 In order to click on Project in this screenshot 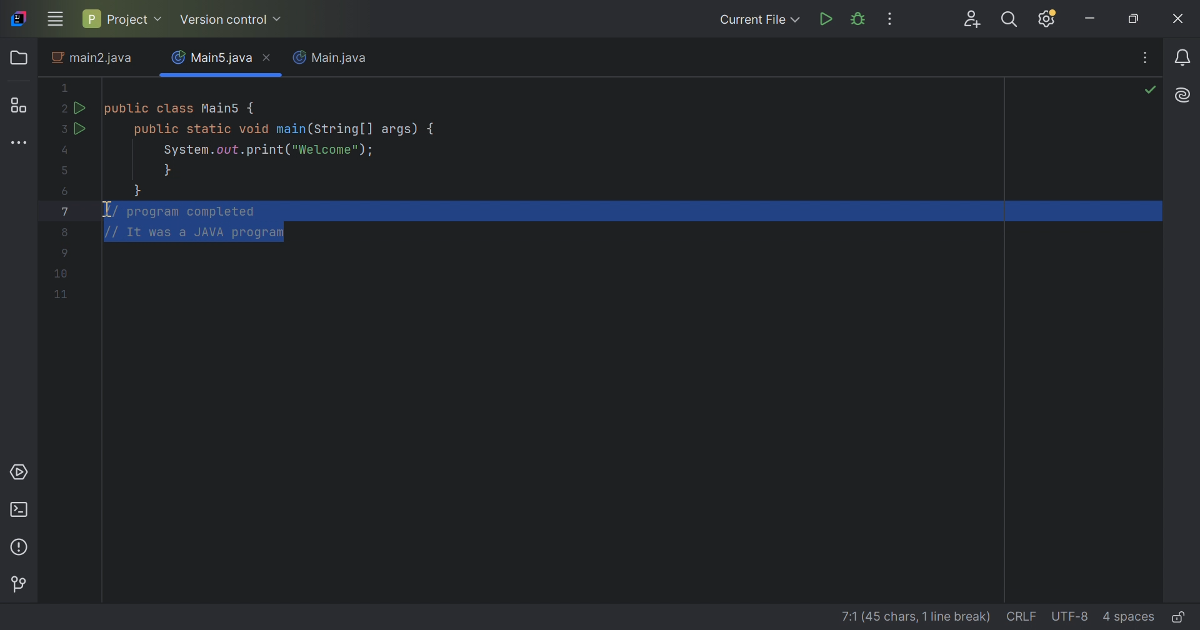, I will do `click(124, 17)`.